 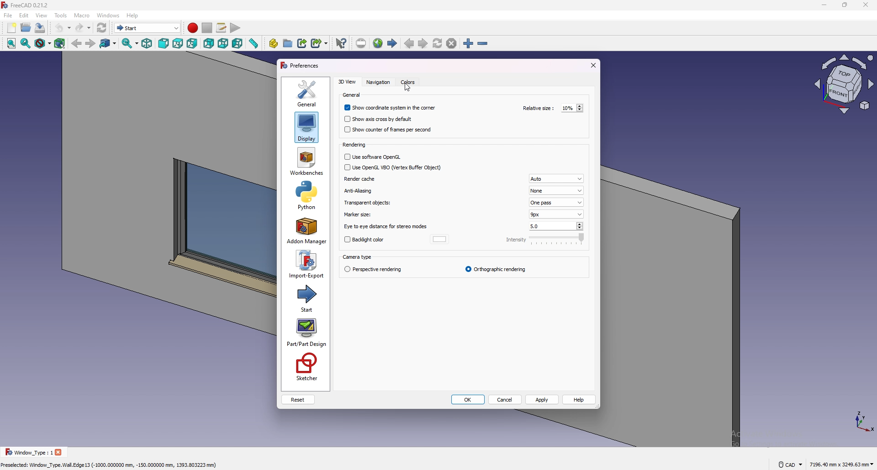 What do you see at coordinates (164, 44) in the screenshot?
I see `front` at bounding box center [164, 44].